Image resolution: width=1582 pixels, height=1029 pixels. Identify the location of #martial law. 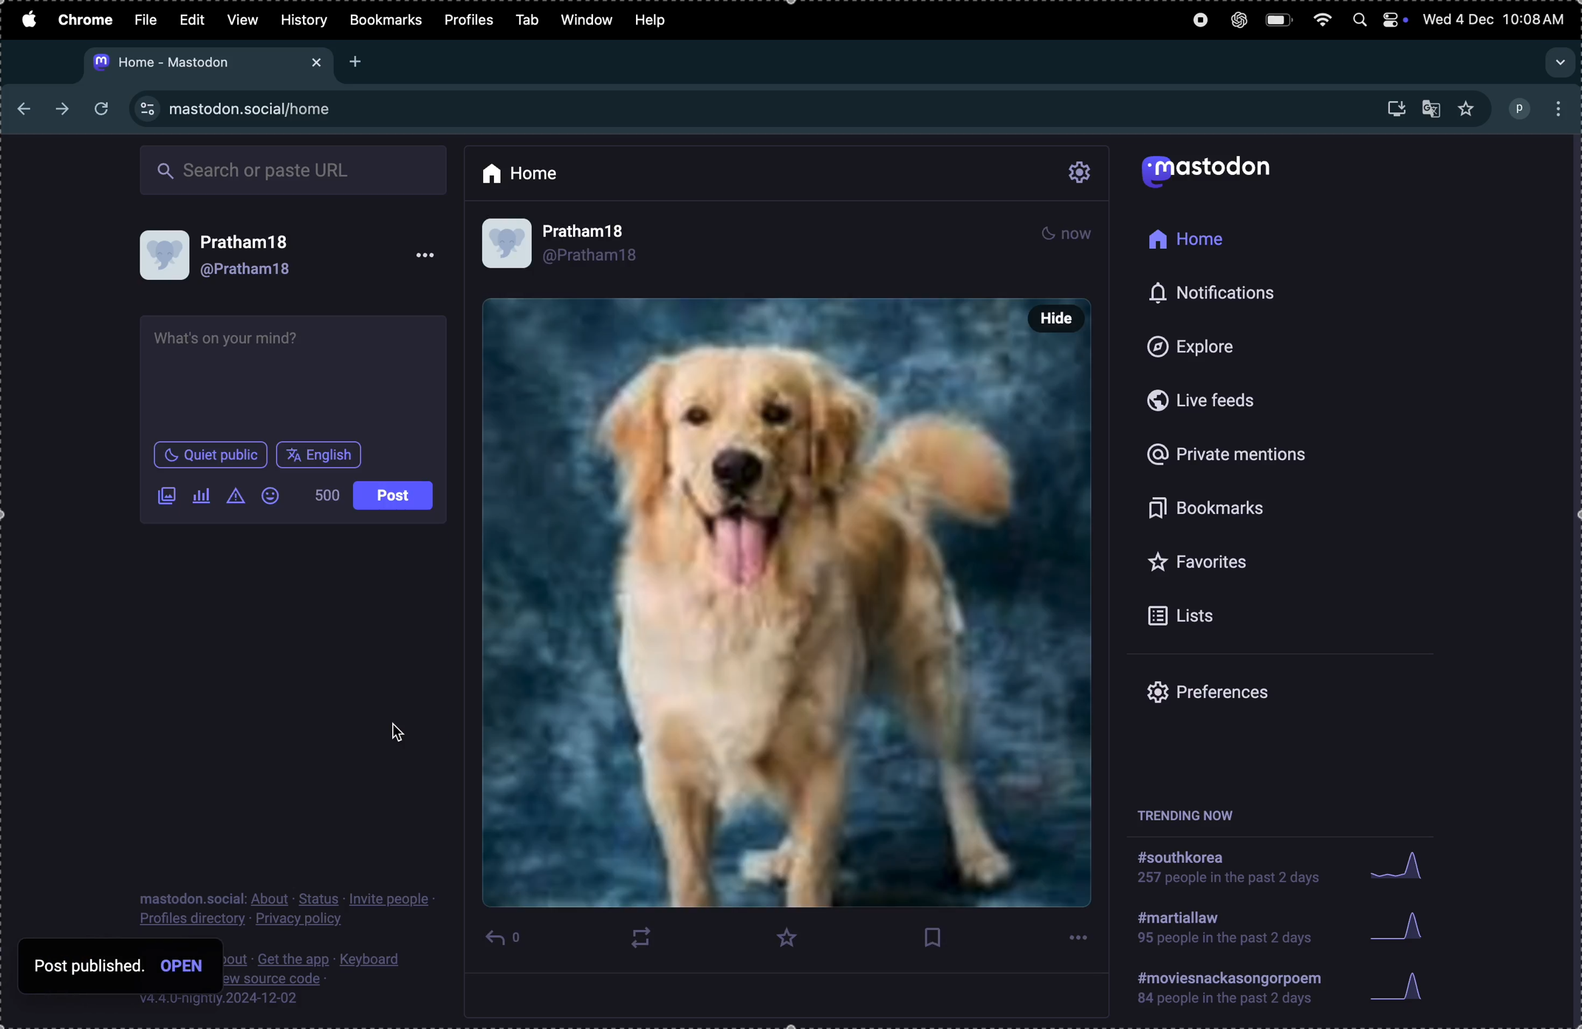
(1218, 933).